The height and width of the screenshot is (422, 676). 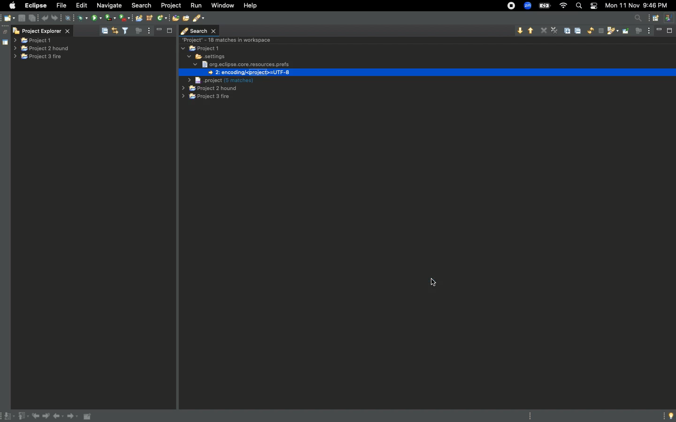 I want to click on Settings, so click(x=205, y=56).